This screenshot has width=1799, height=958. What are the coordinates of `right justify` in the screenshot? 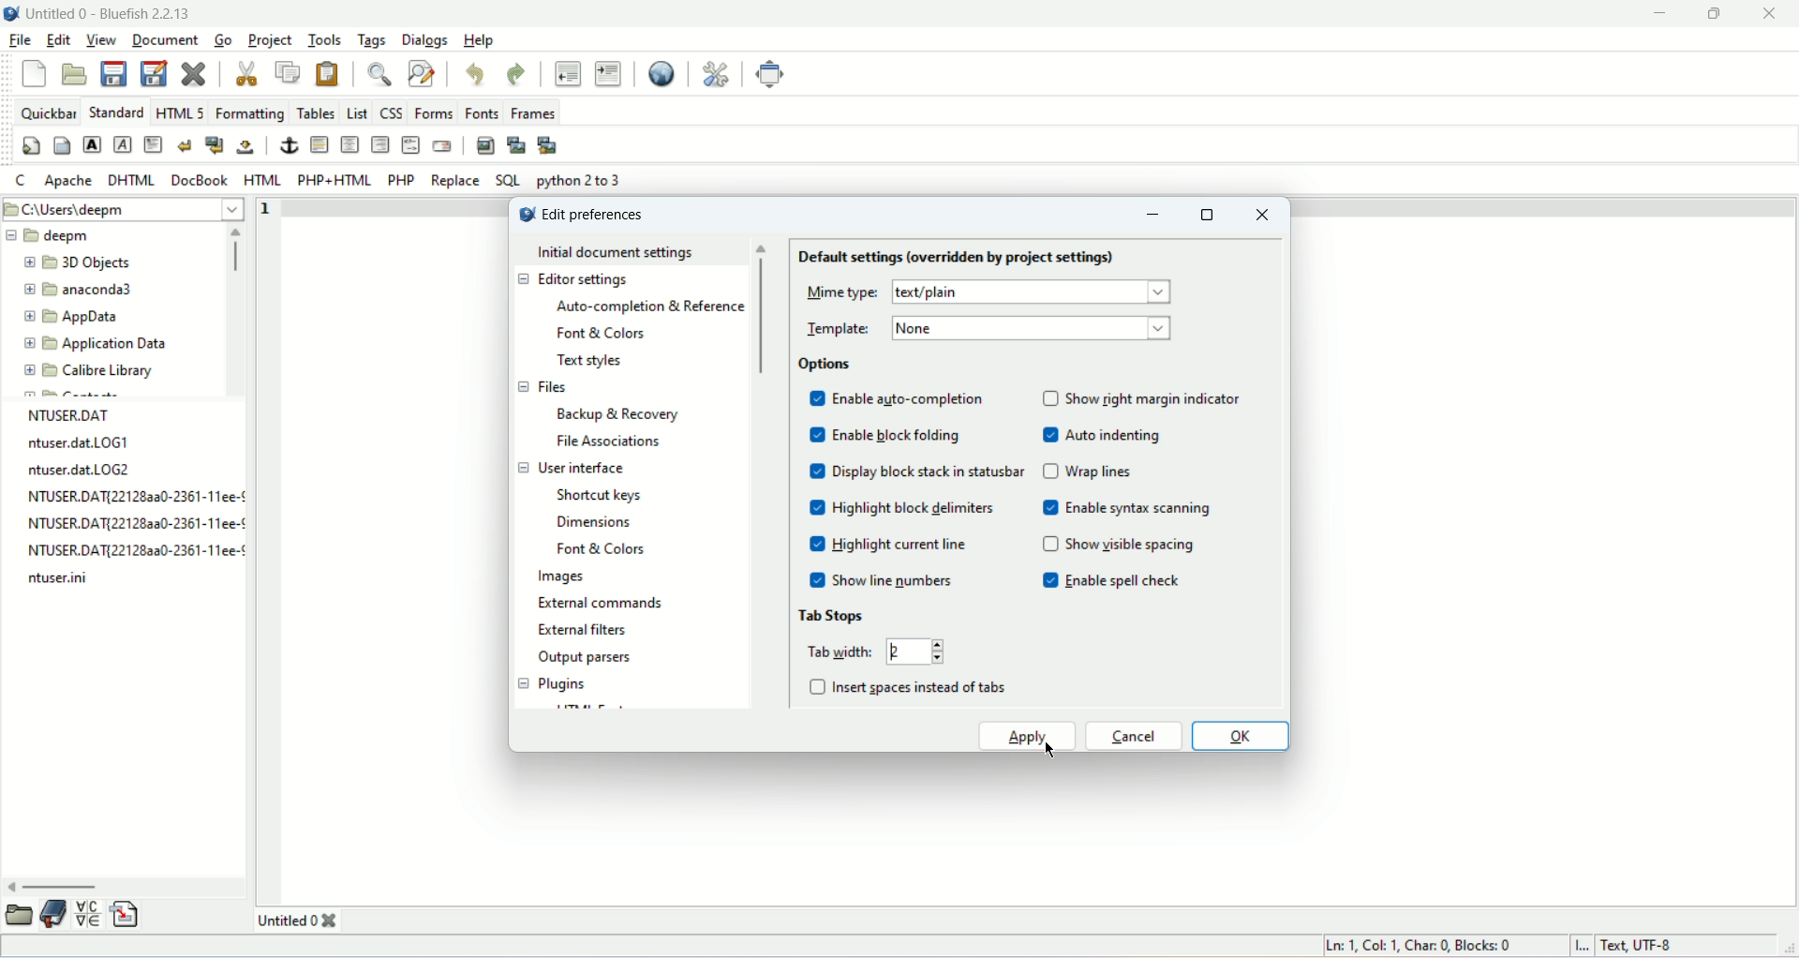 It's located at (379, 144).